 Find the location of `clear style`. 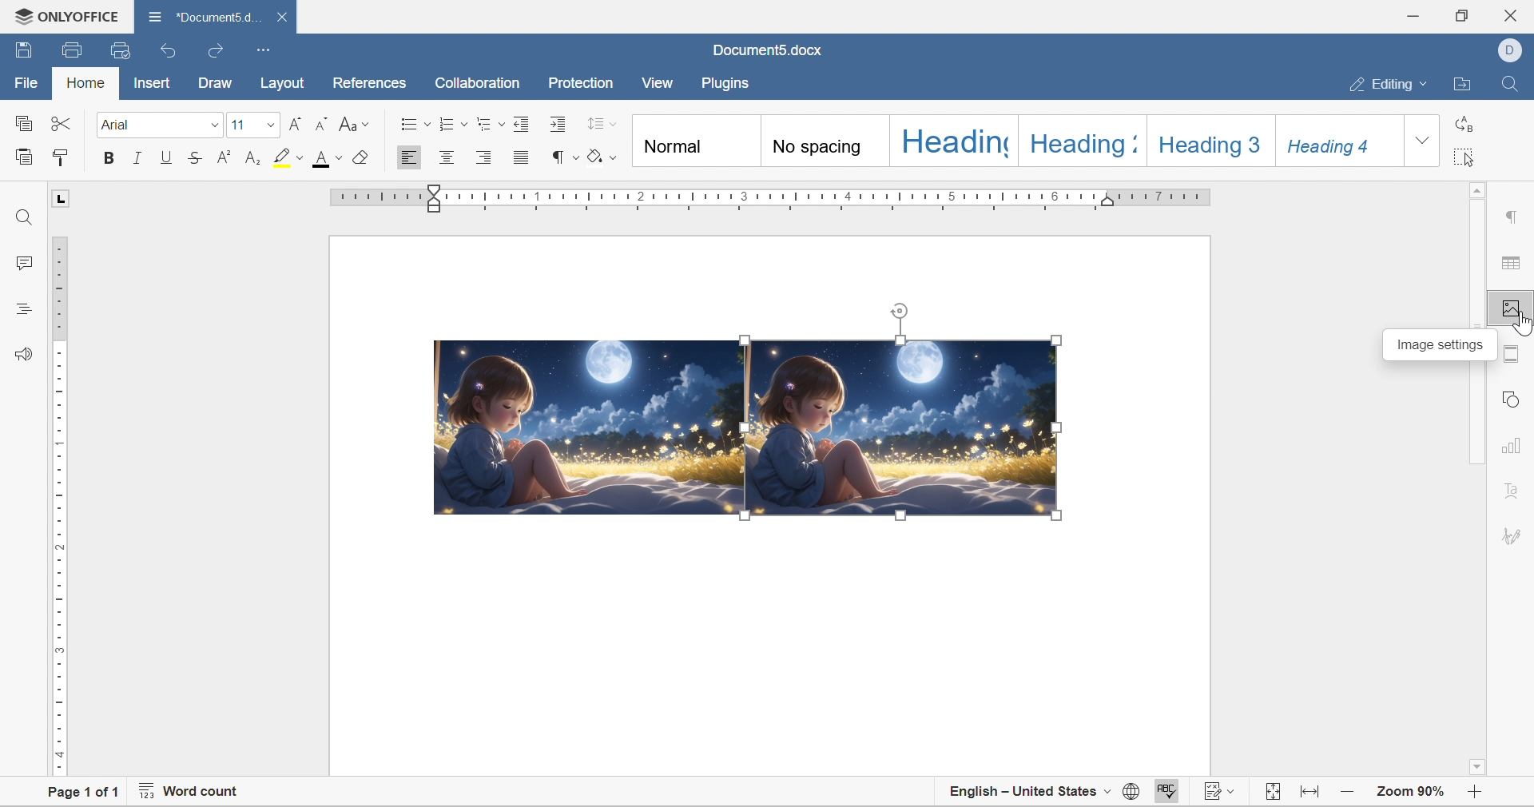

clear style is located at coordinates (360, 157).